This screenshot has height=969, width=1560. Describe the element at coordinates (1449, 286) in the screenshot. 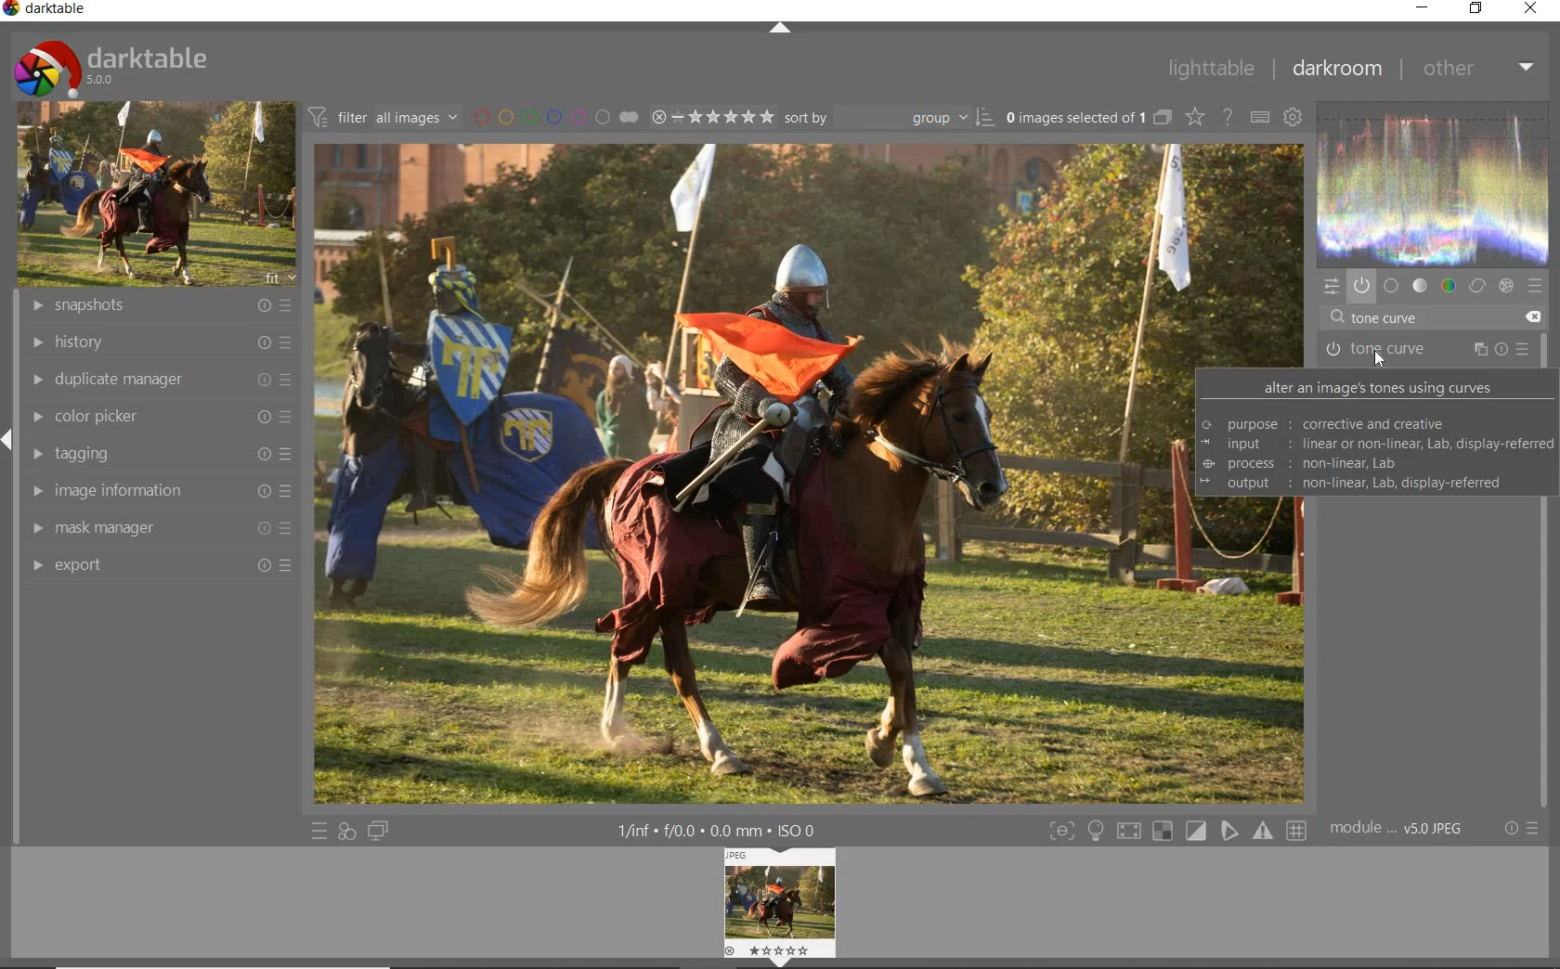

I see `color` at that location.